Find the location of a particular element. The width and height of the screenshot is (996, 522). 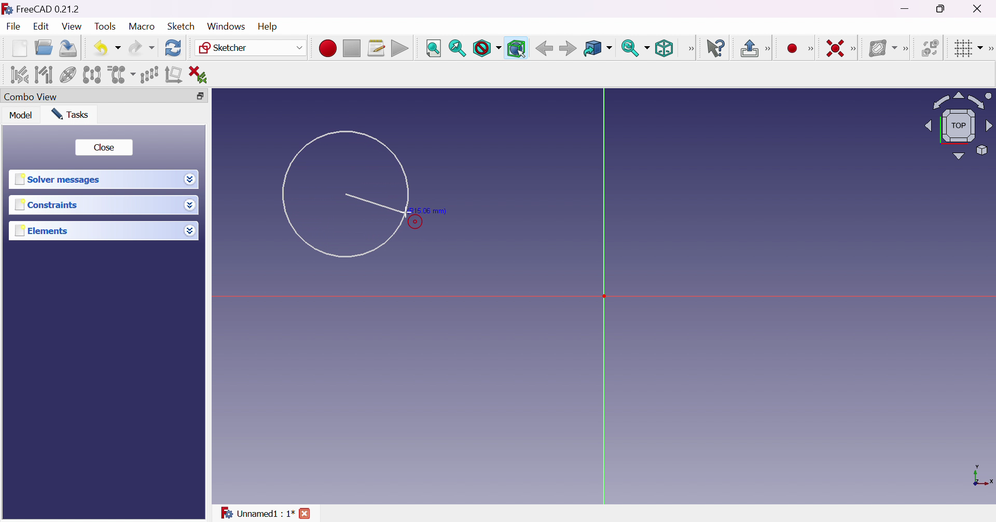

Save is located at coordinates (66, 47).